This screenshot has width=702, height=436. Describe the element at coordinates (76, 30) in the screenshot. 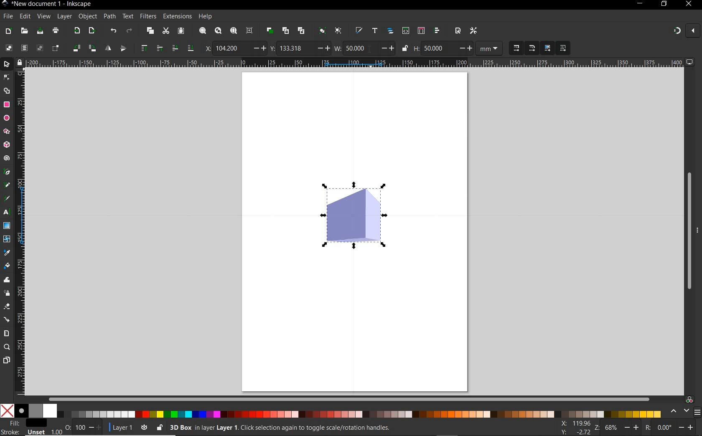

I see `import` at that location.